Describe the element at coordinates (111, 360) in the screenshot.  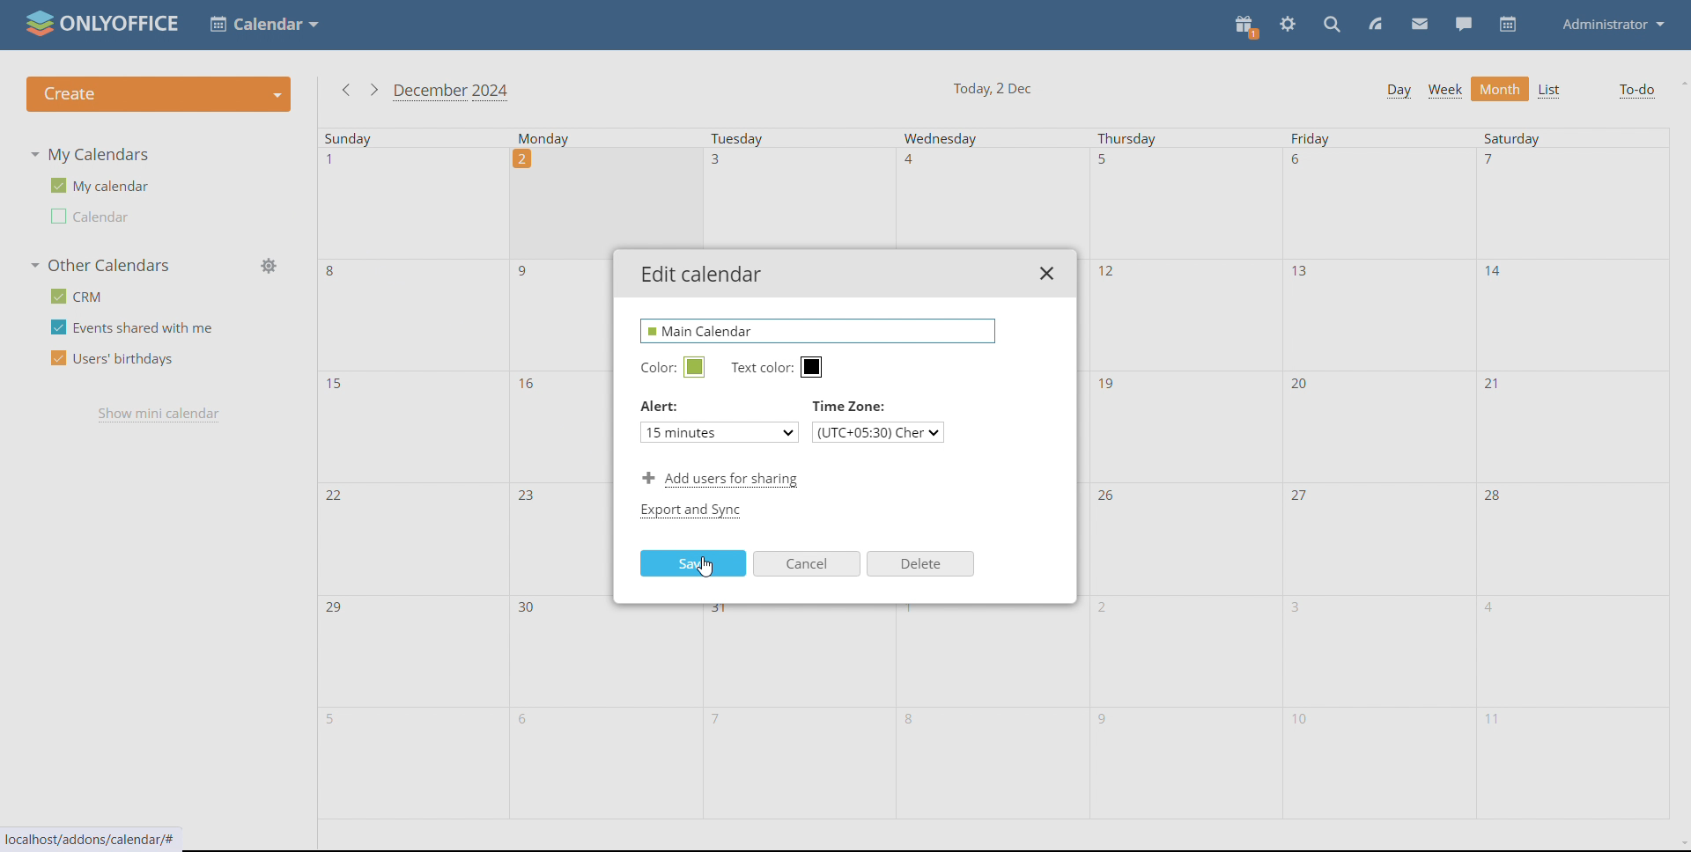
I see `users' birthdays` at that location.